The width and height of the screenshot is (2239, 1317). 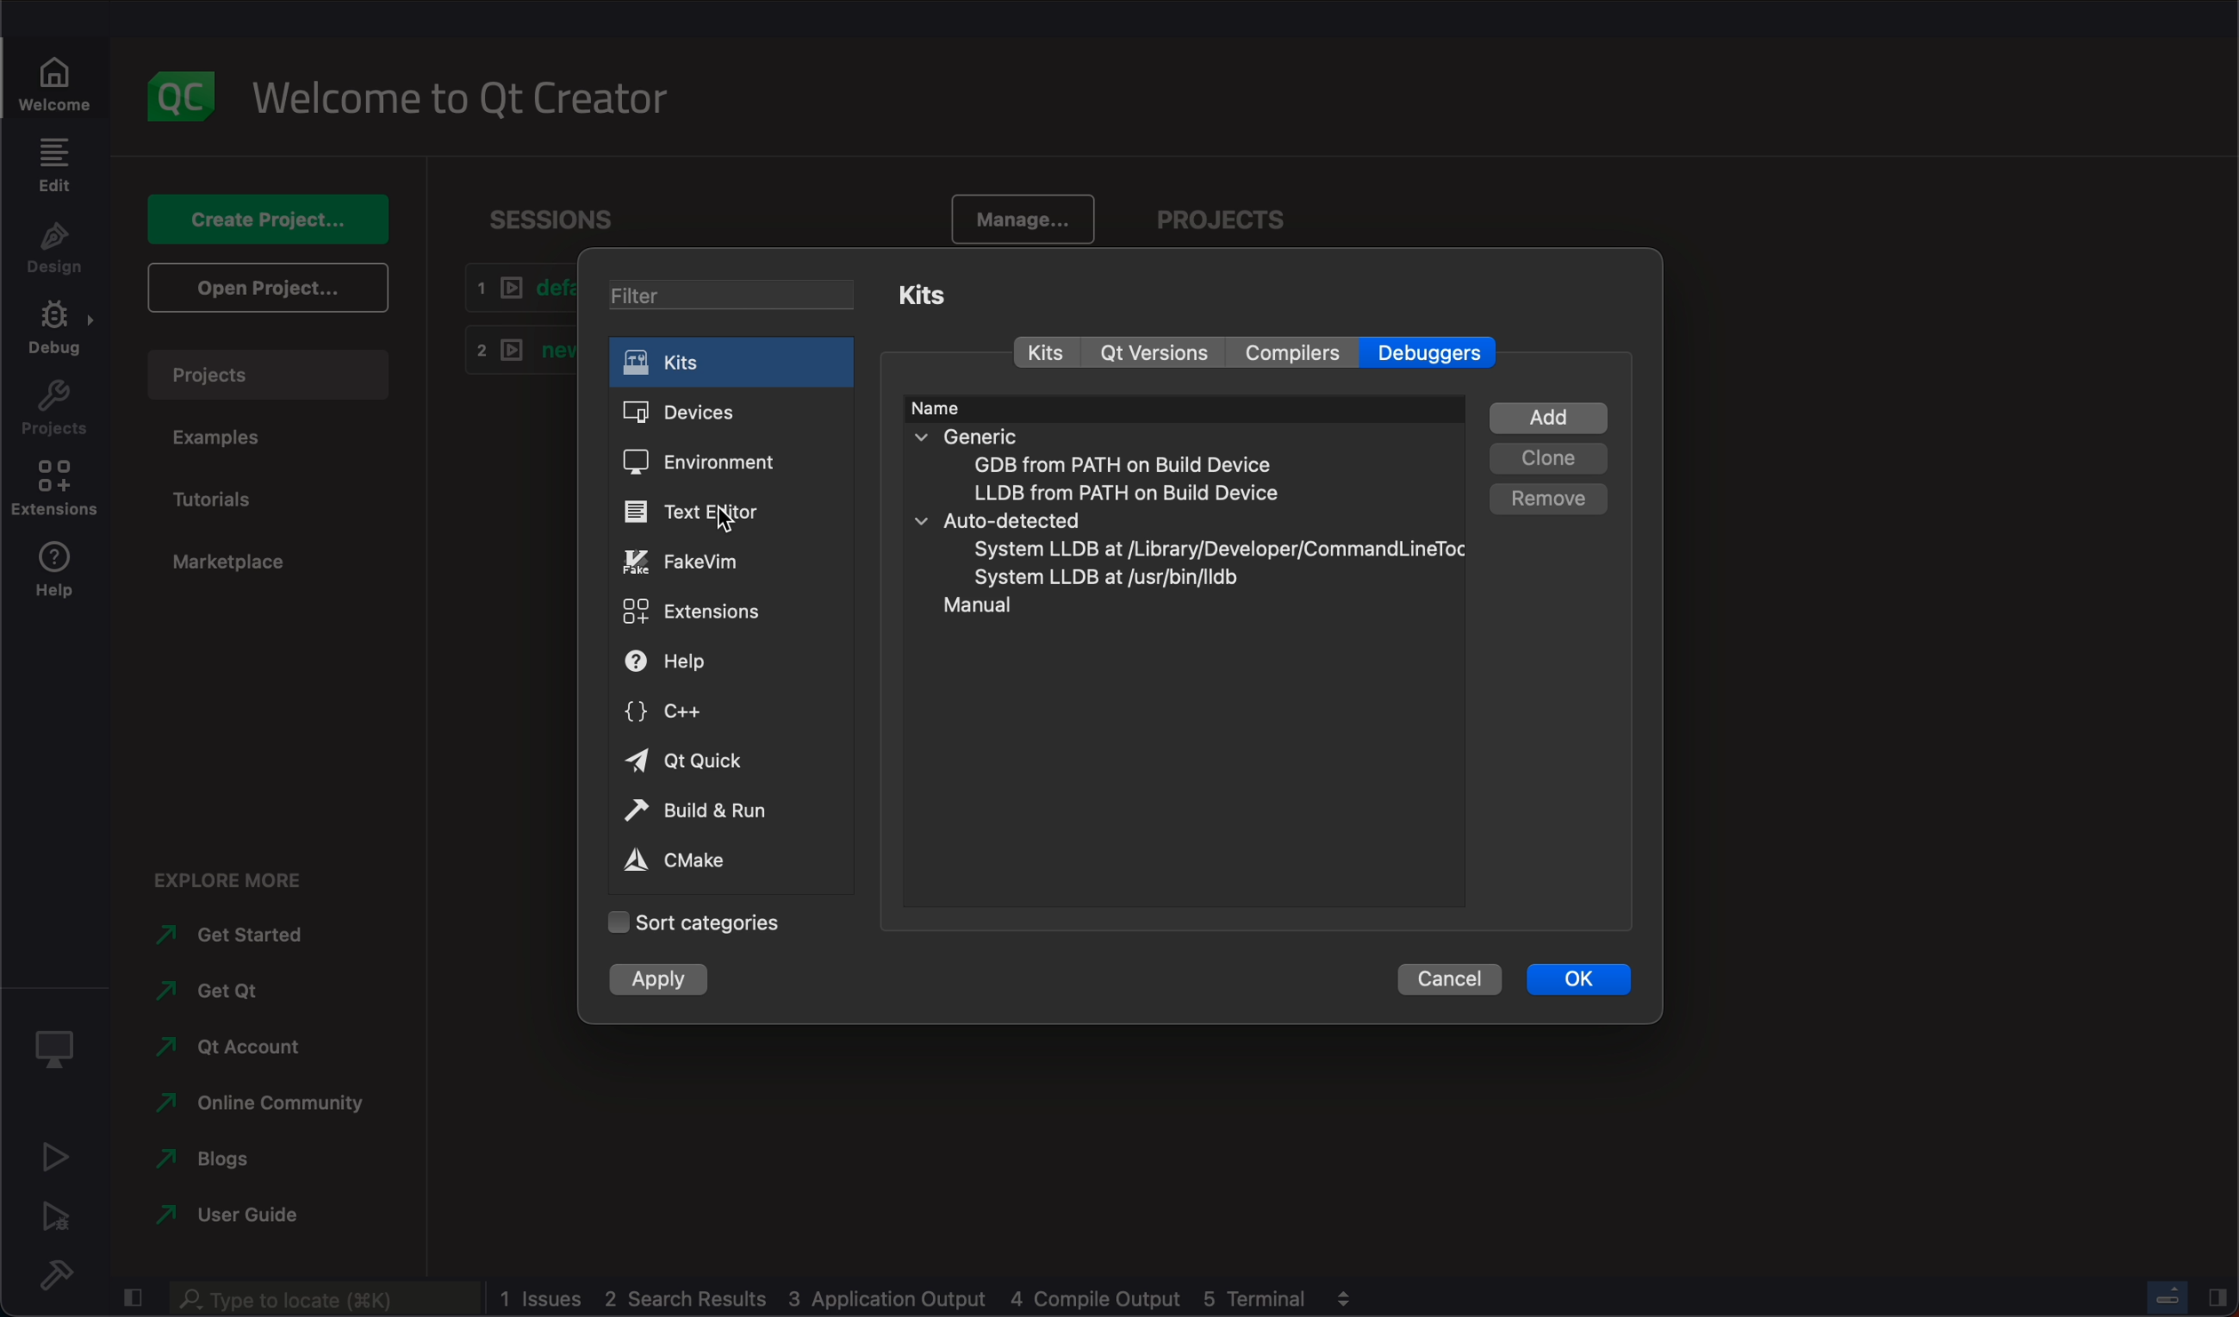 What do you see at coordinates (474, 102) in the screenshot?
I see `welcome to Qt` at bounding box center [474, 102].